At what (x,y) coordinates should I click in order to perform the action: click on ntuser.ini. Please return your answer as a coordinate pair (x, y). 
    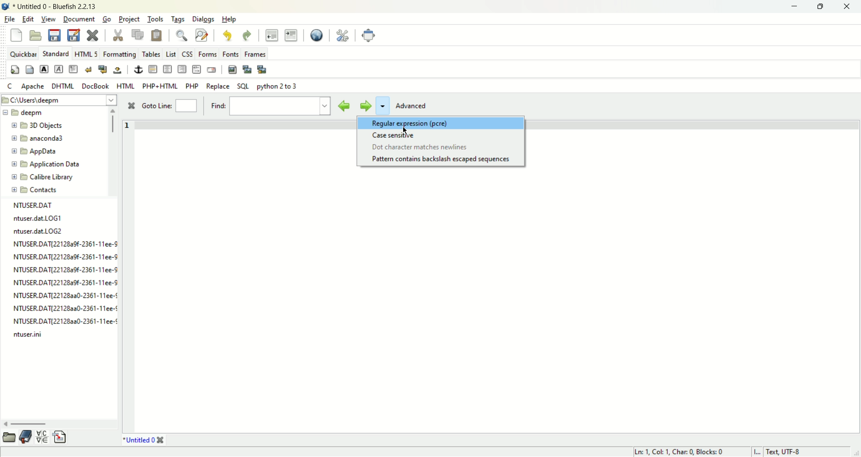
    Looking at the image, I should click on (30, 335).